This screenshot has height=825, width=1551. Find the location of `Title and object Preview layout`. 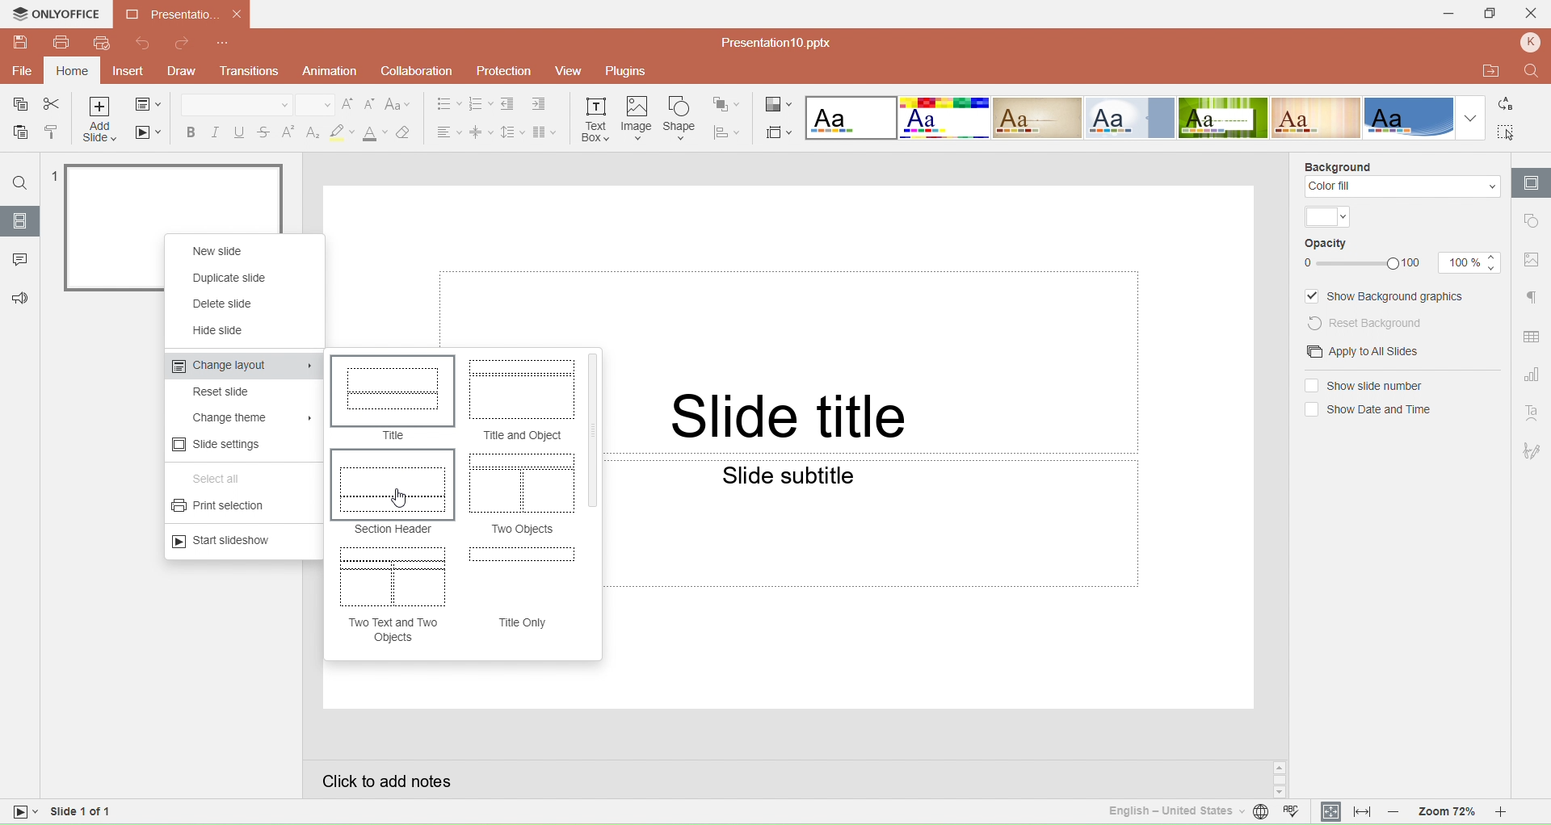

Title and object Preview layout is located at coordinates (520, 391).